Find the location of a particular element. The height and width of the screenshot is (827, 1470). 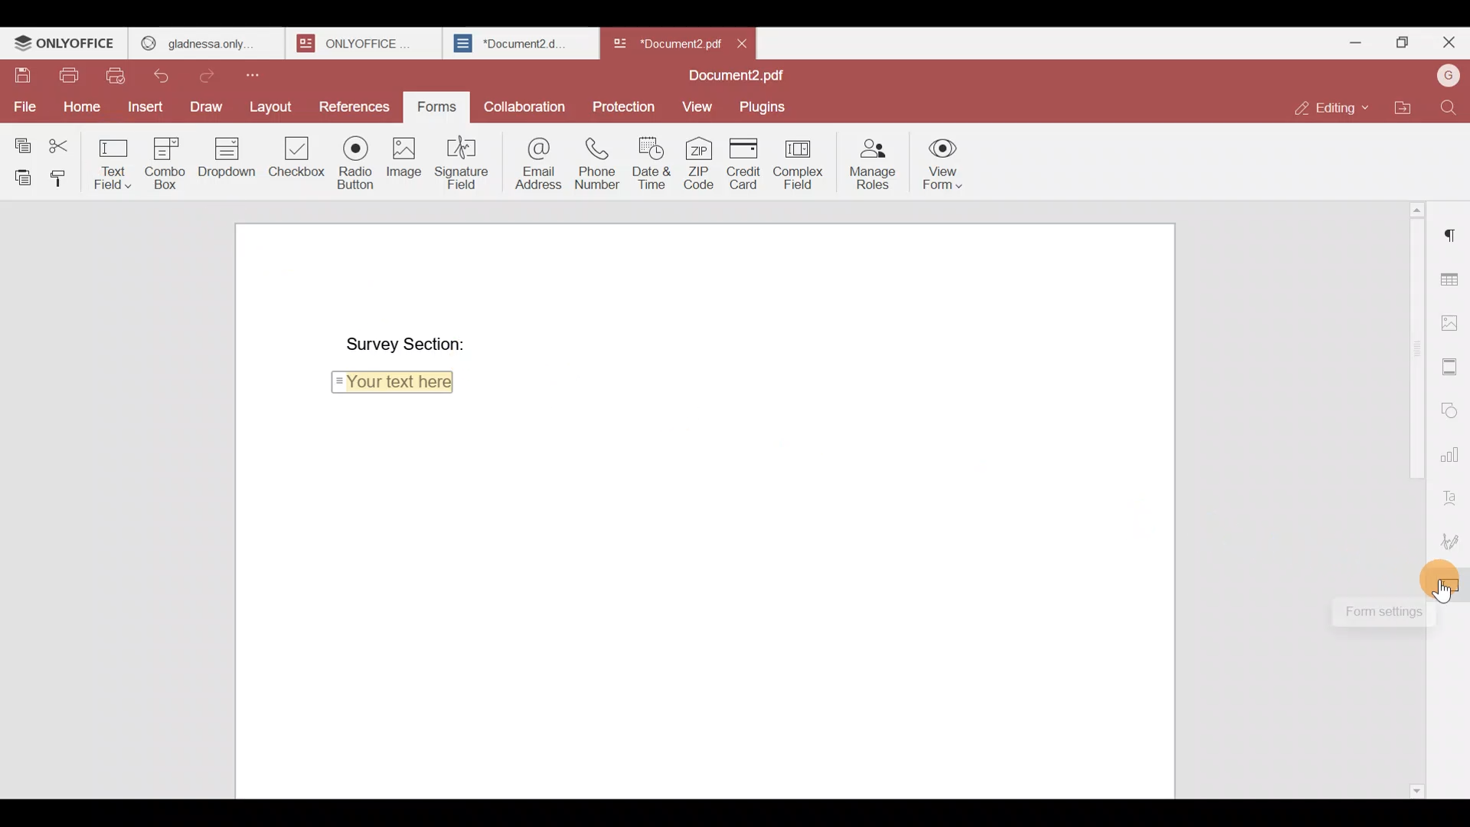

Survey Section: is located at coordinates (392, 342).